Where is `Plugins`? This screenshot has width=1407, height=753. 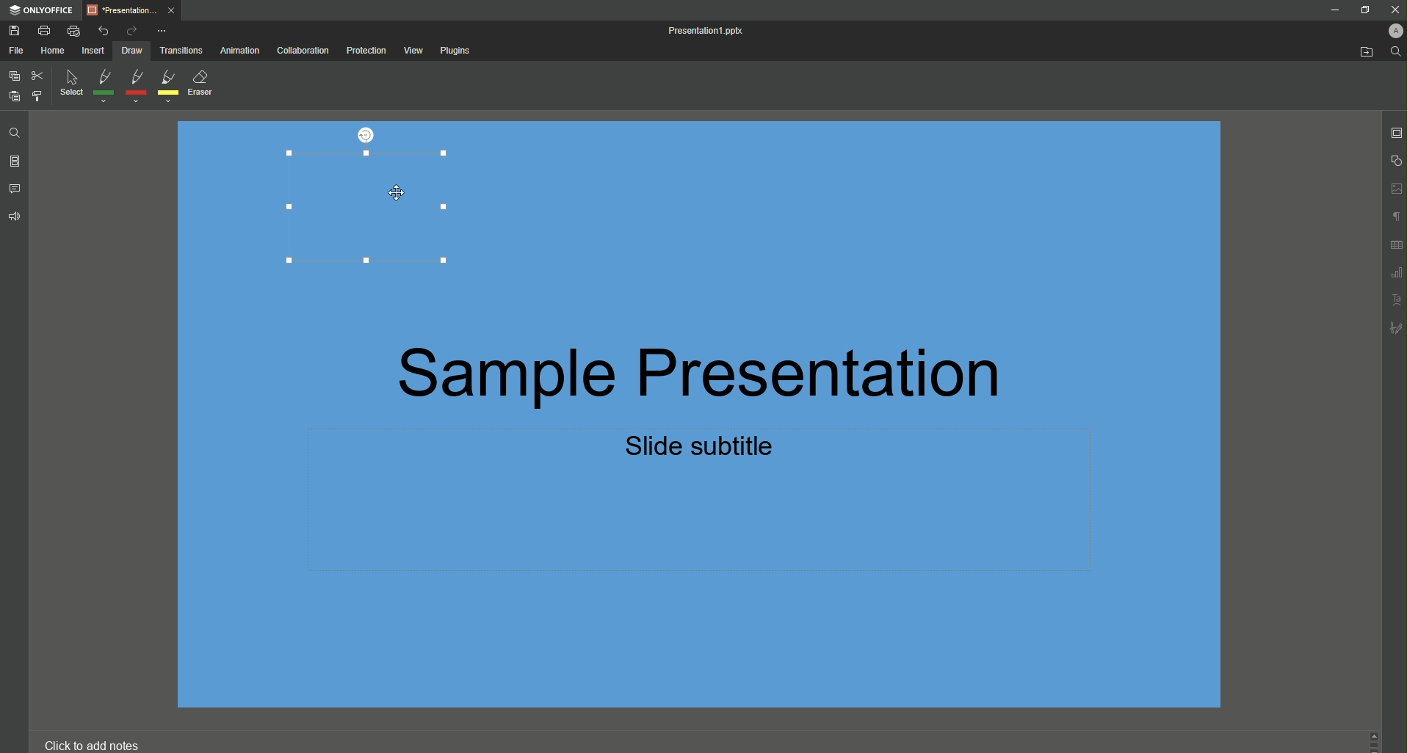
Plugins is located at coordinates (458, 51).